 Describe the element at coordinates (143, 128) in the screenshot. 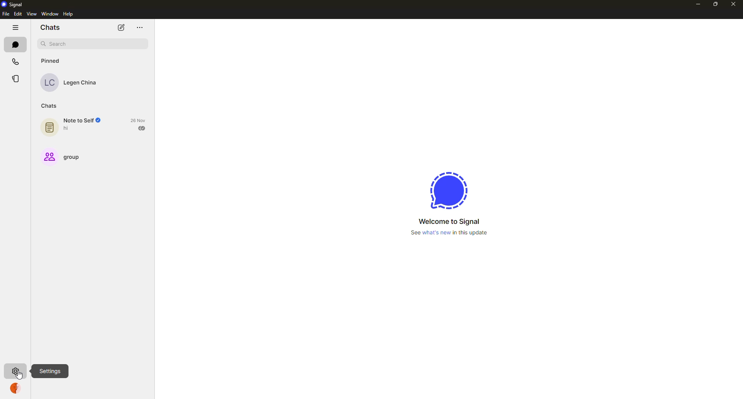

I see `sent` at that location.